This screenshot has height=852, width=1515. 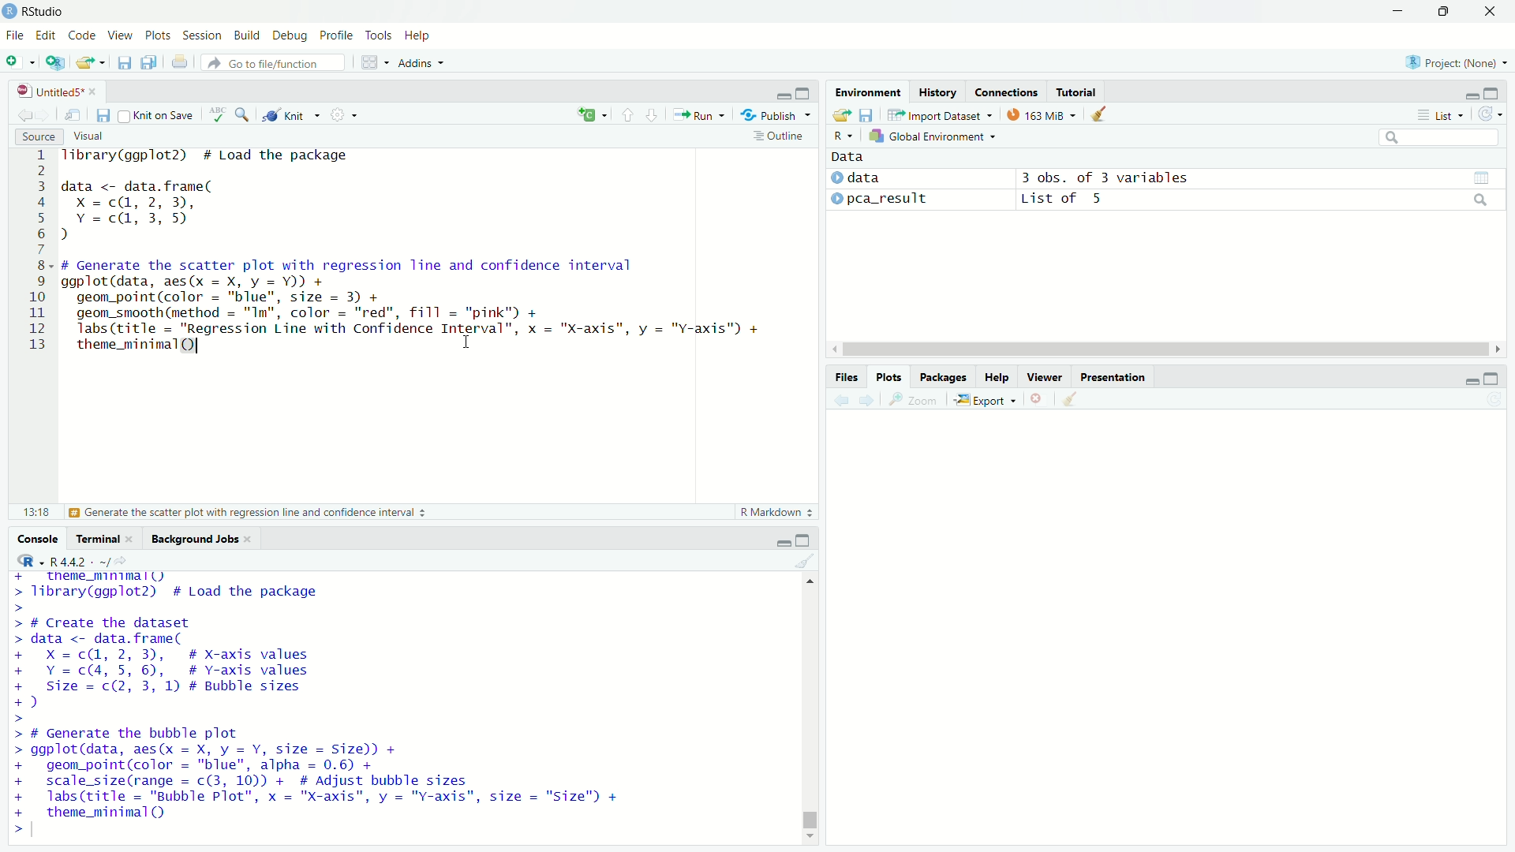 I want to click on Open recent files, so click(x=100, y=62).